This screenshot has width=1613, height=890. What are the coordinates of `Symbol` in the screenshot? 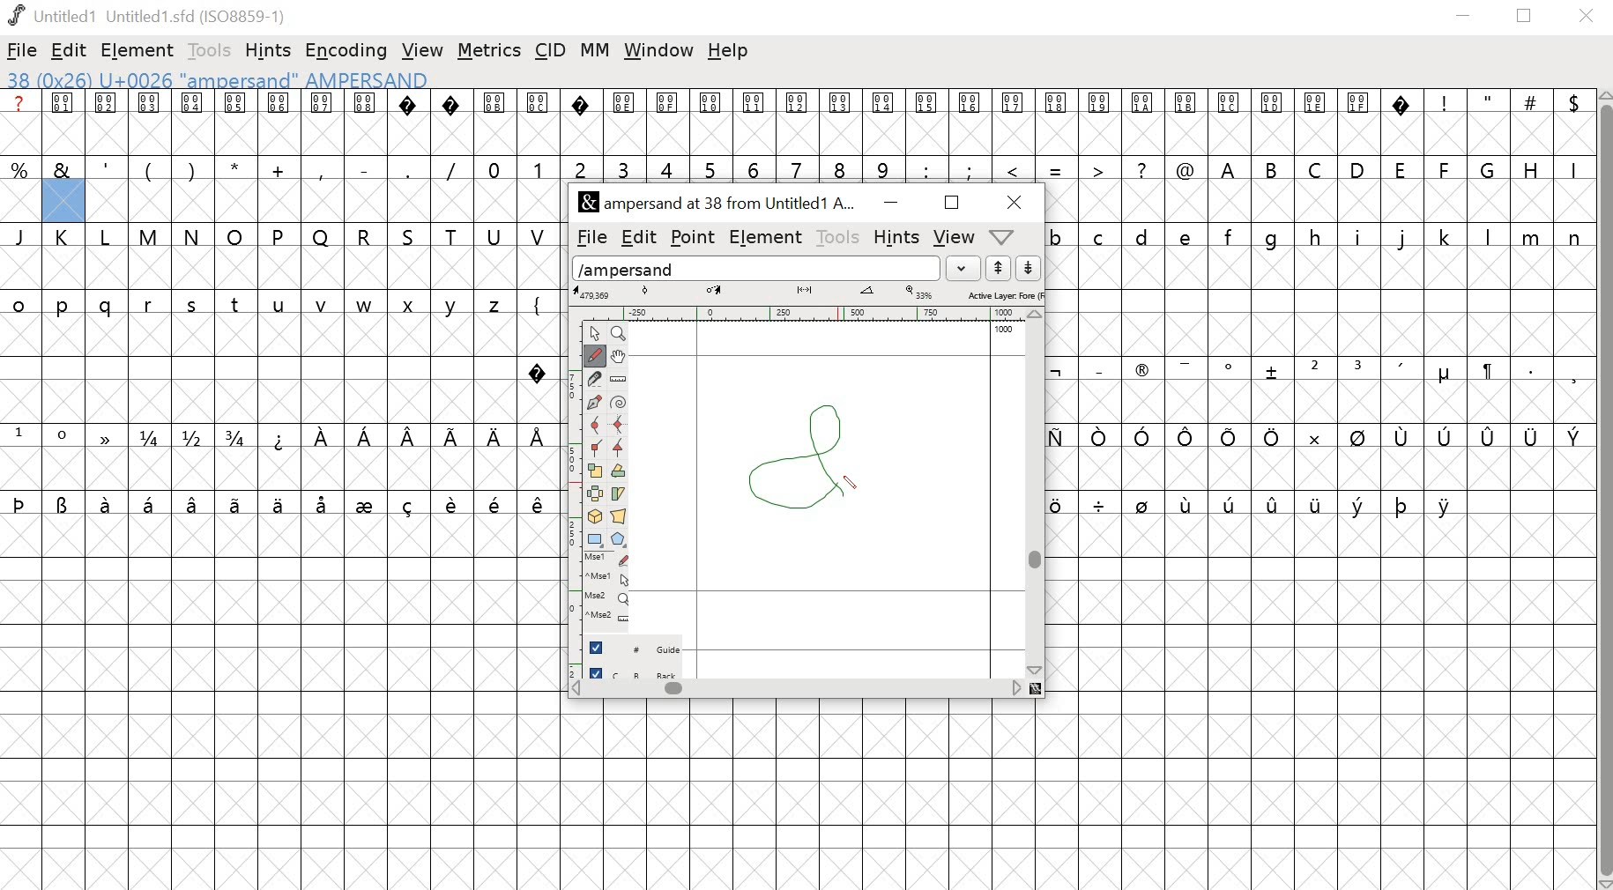 It's located at (1231, 368).